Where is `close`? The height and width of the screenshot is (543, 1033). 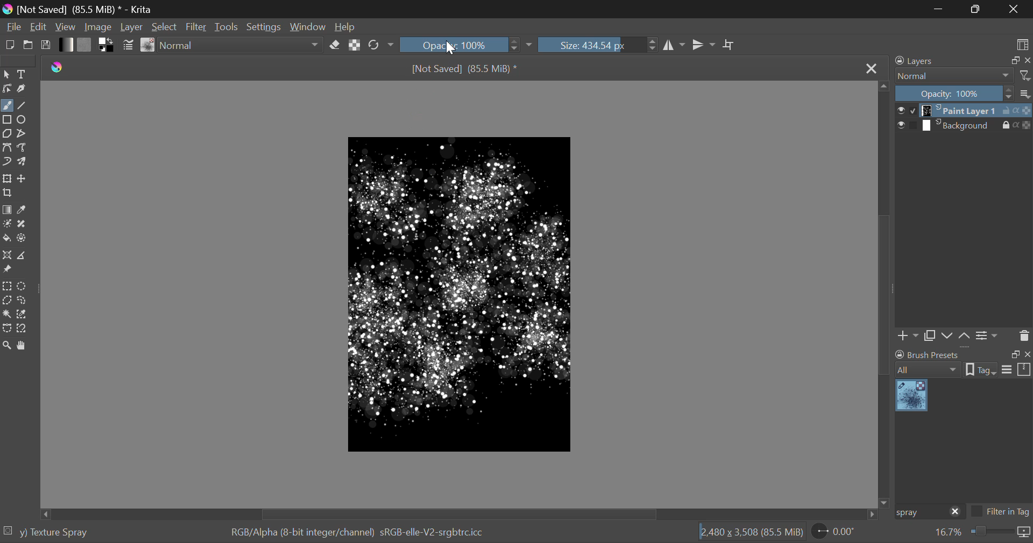 close is located at coordinates (1027, 61).